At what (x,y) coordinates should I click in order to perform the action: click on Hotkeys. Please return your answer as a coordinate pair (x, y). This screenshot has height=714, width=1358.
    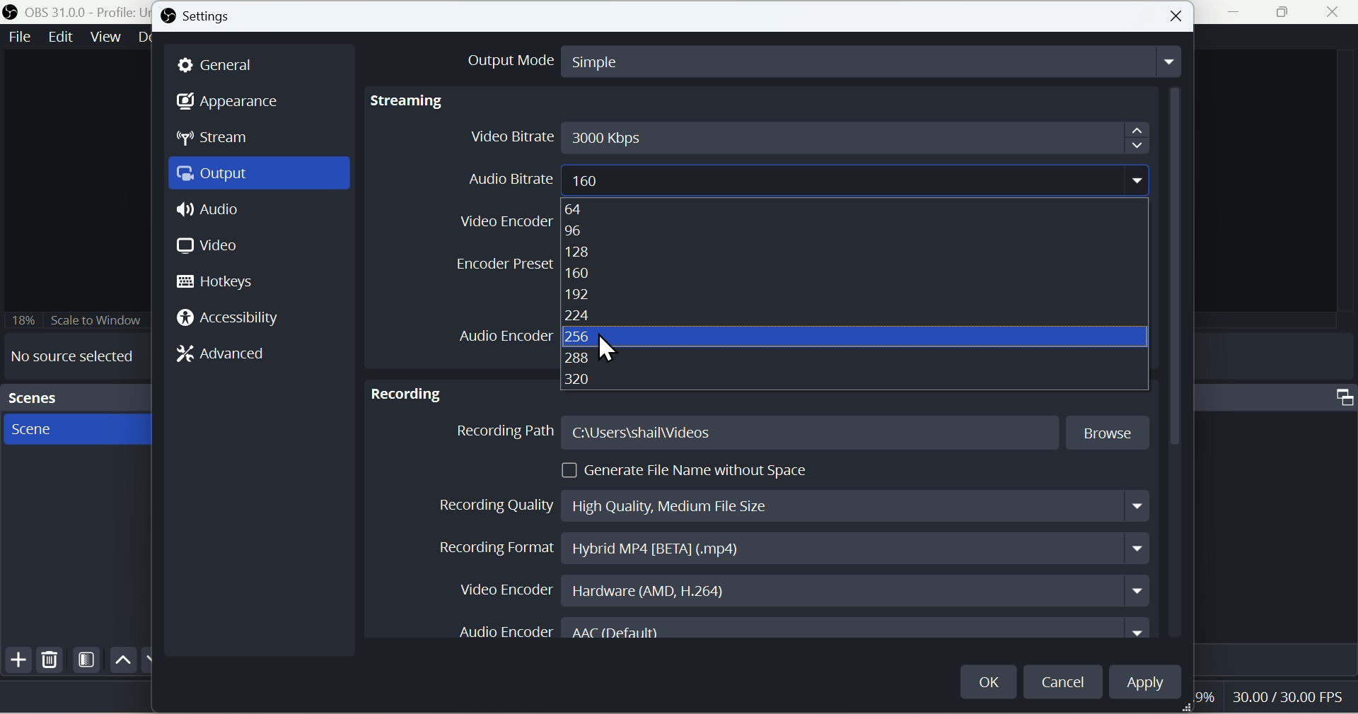
    Looking at the image, I should click on (223, 281).